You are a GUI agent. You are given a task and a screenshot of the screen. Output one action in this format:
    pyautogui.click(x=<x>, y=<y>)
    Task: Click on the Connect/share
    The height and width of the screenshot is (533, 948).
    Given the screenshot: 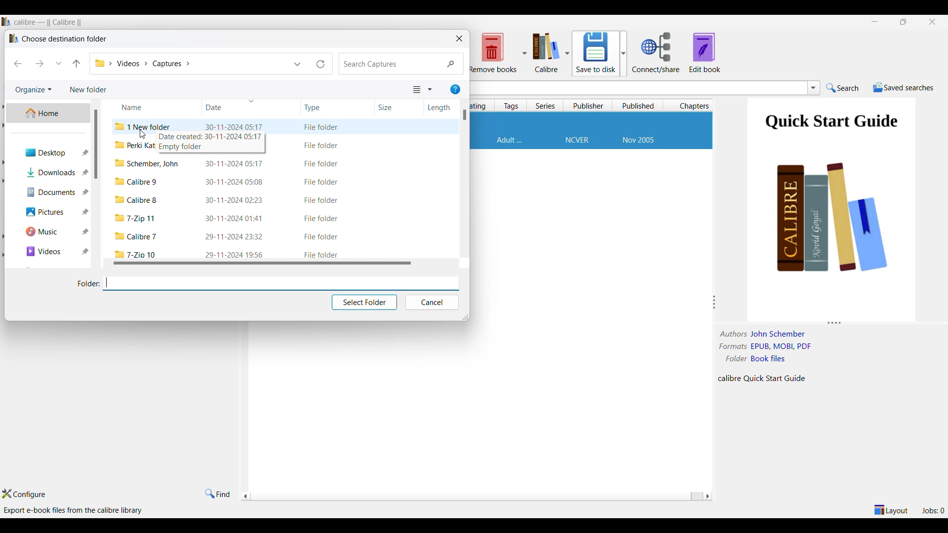 What is the action you would take?
    pyautogui.click(x=657, y=53)
    